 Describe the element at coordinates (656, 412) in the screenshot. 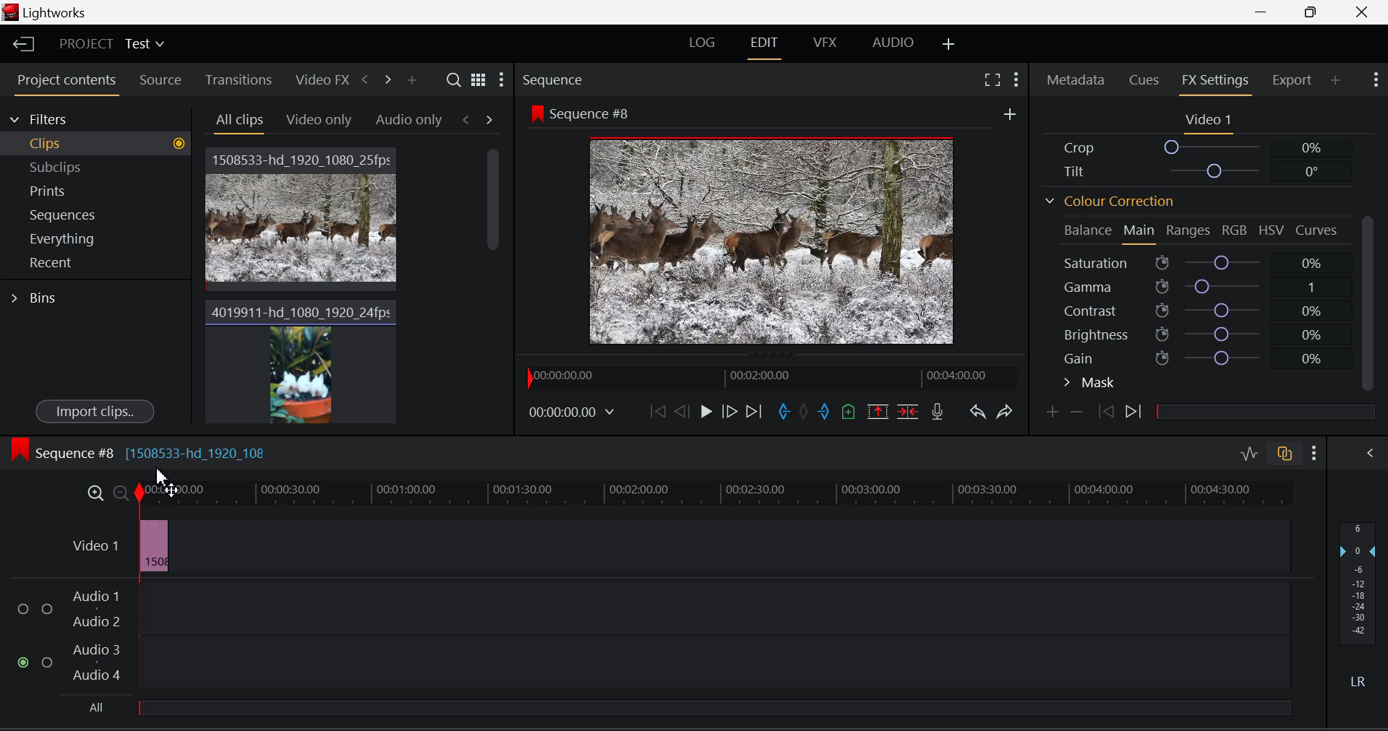

I see `To Beginning` at that location.